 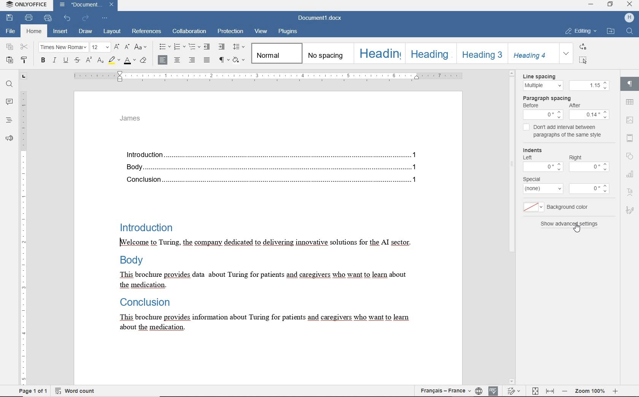 What do you see at coordinates (128, 48) in the screenshot?
I see `decrement font size` at bounding box center [128, 48].